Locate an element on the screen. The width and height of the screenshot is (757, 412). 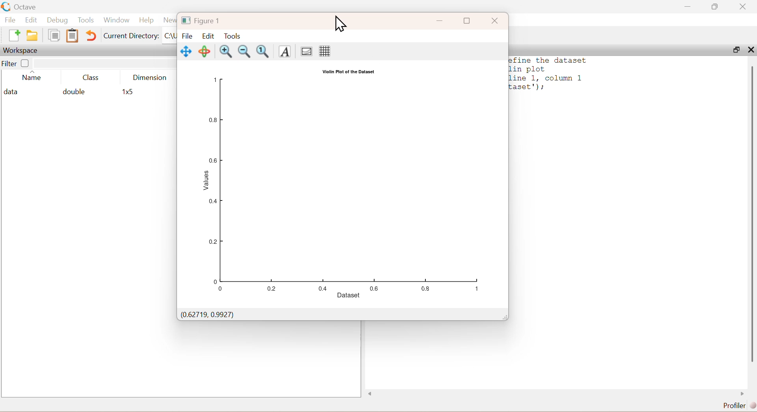
edit is located at coordinates (32, 20).